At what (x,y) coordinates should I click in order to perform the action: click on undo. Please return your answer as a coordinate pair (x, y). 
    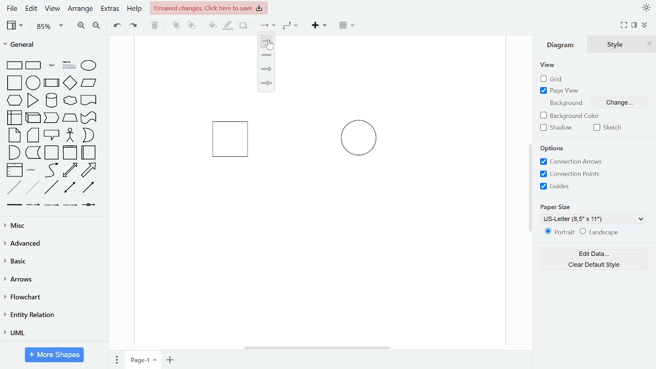
    Looking at the image, I should click on (115, 25).